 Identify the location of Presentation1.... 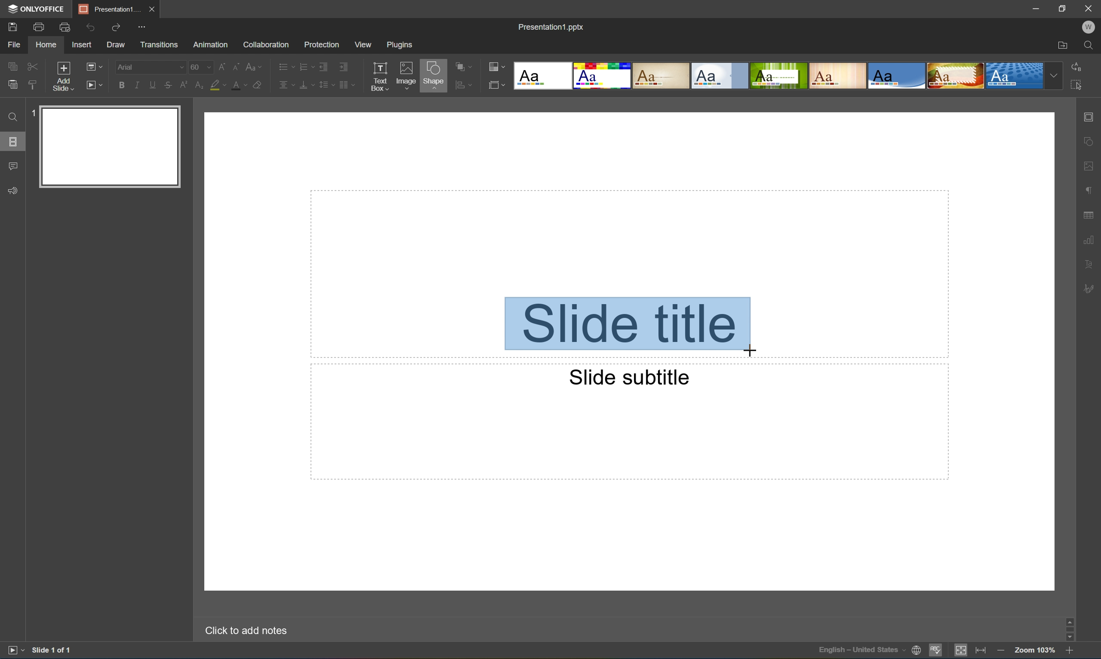
(107, 8).